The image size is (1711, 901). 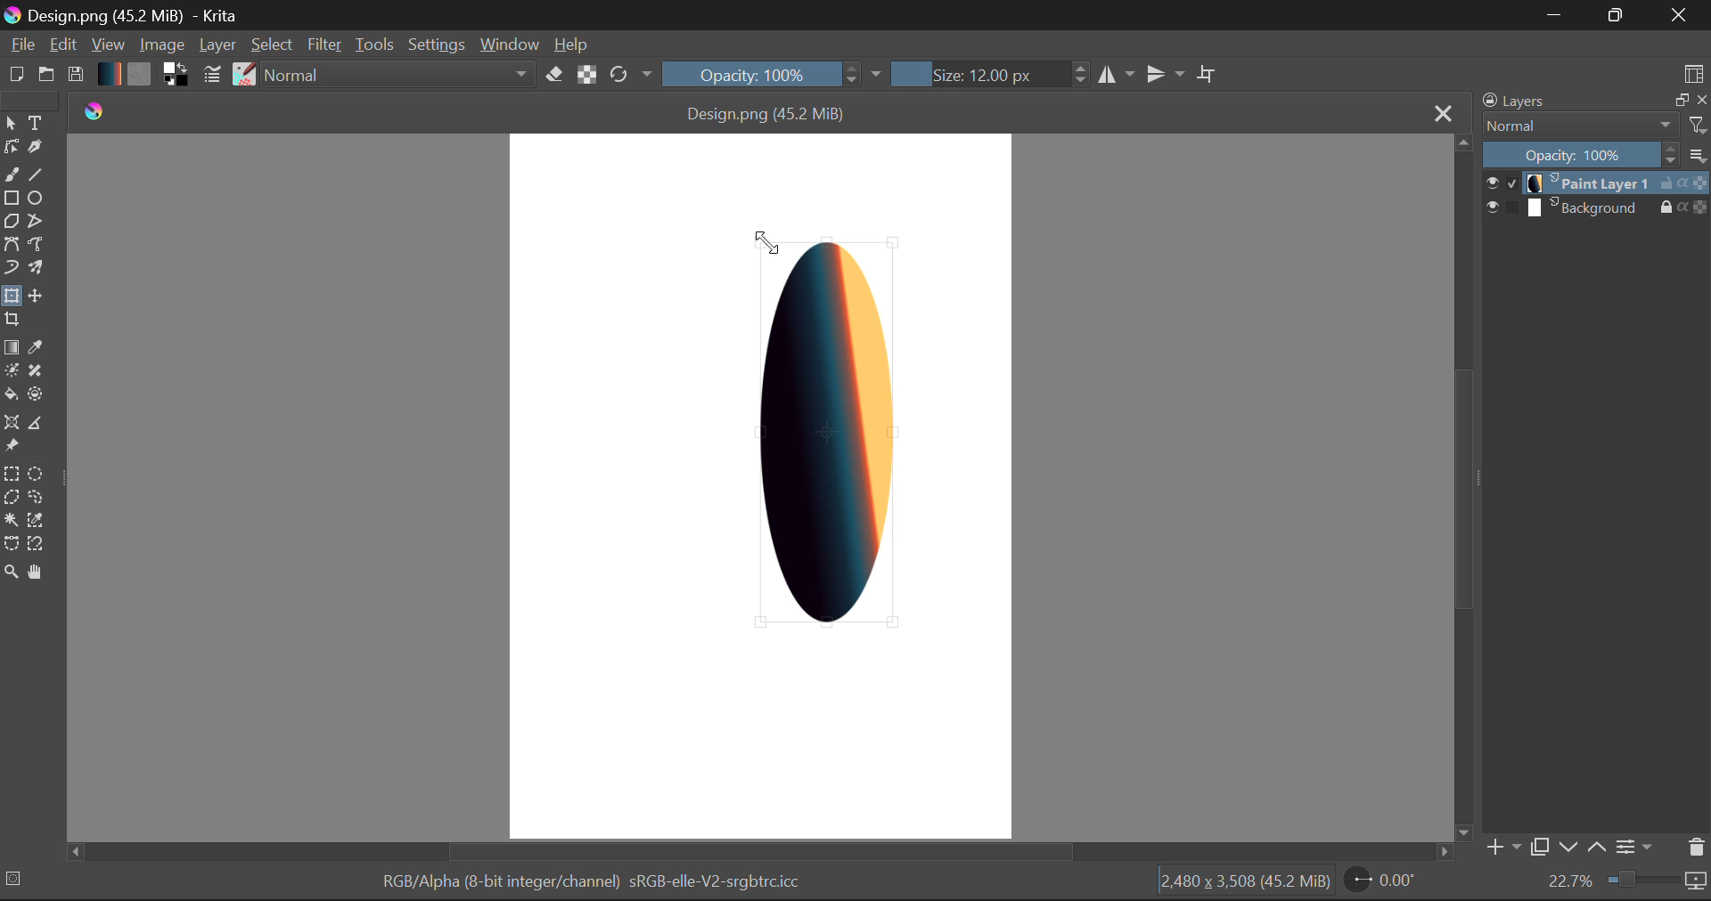 I want to click on Ellipses, so click(x=37, y=199).